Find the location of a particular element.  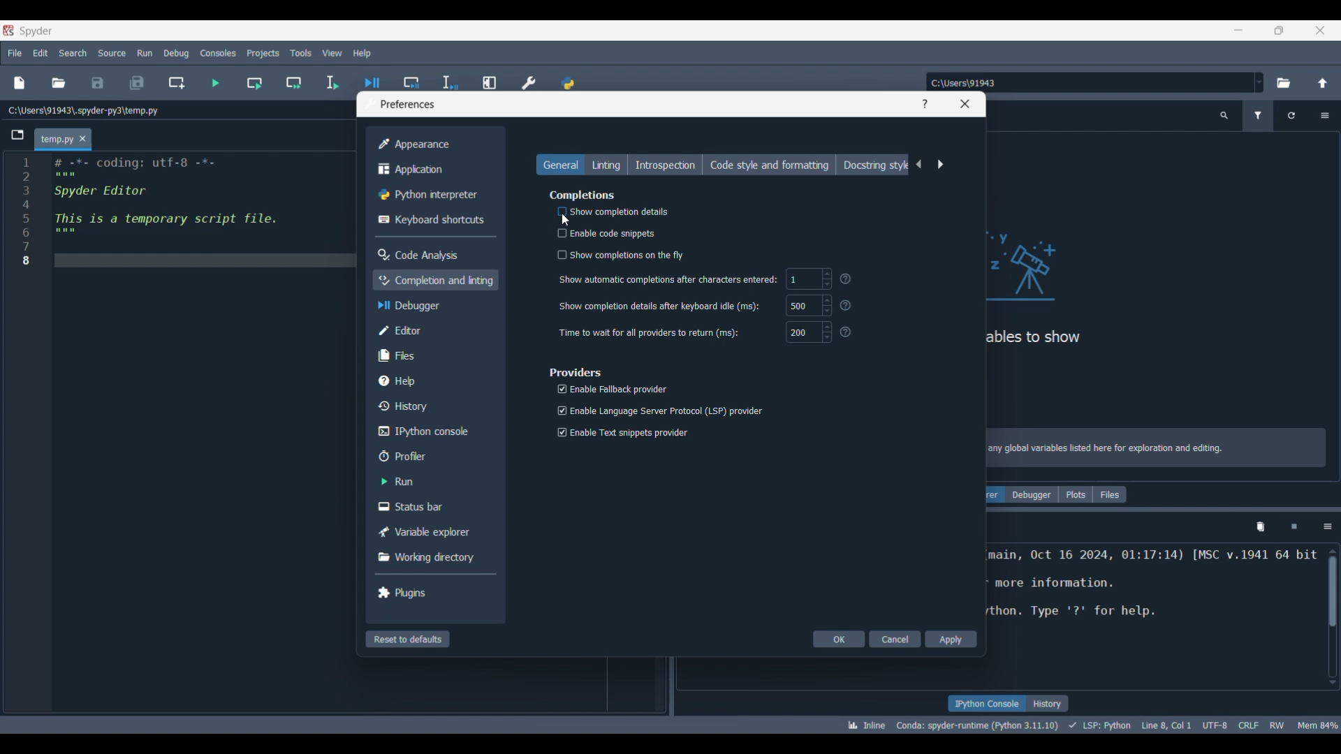

Projects menu is located at coordinates (263, 53).